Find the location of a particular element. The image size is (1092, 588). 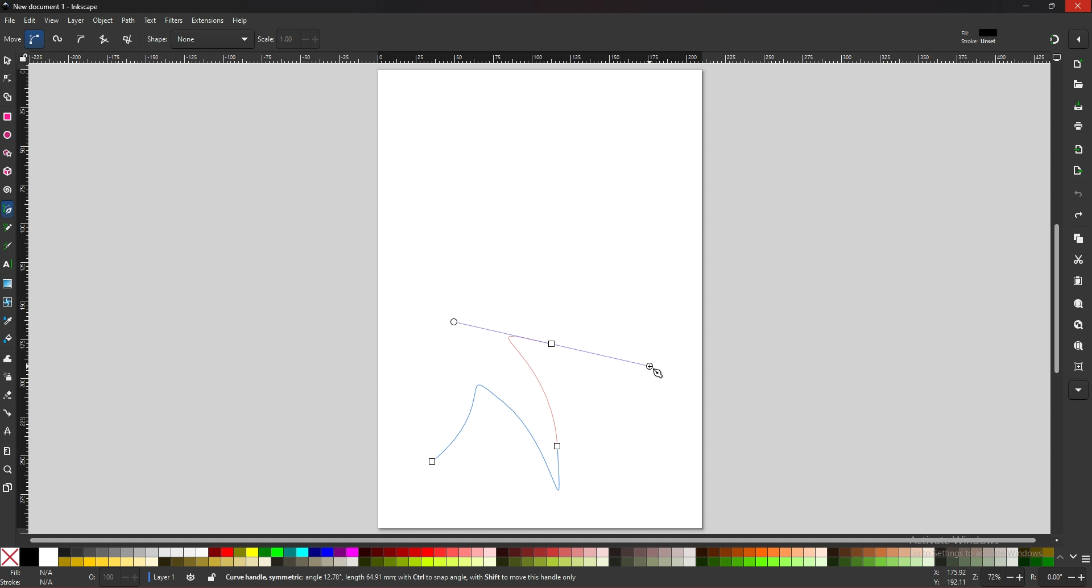

b spline path is located at coordinates (81, 39).